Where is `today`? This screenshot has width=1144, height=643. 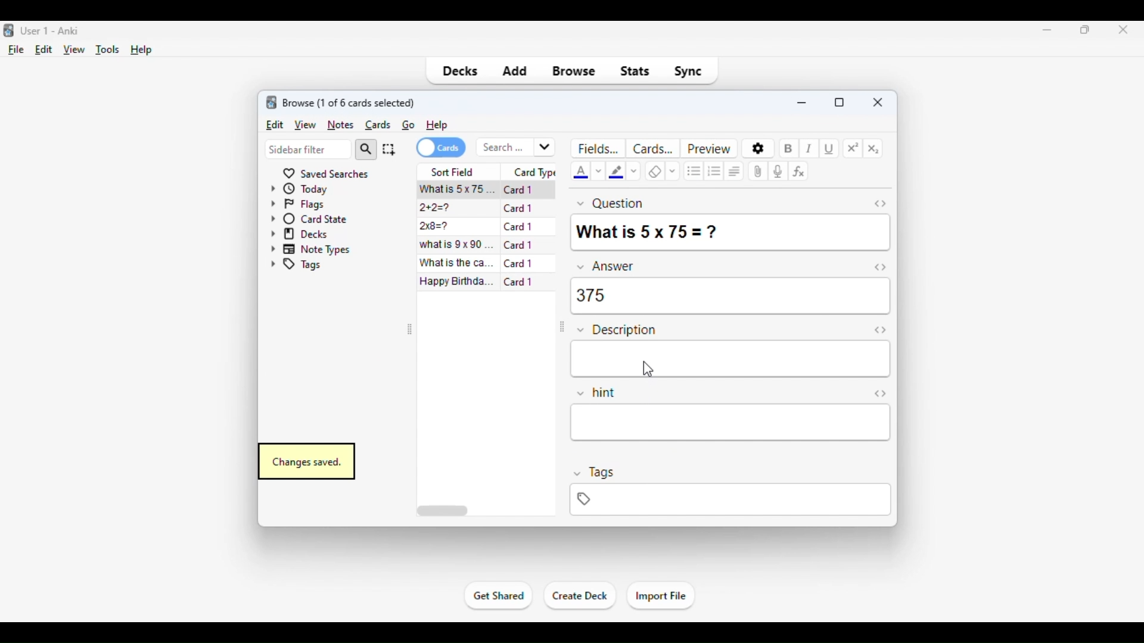 today is located at coordinates (299, 188).